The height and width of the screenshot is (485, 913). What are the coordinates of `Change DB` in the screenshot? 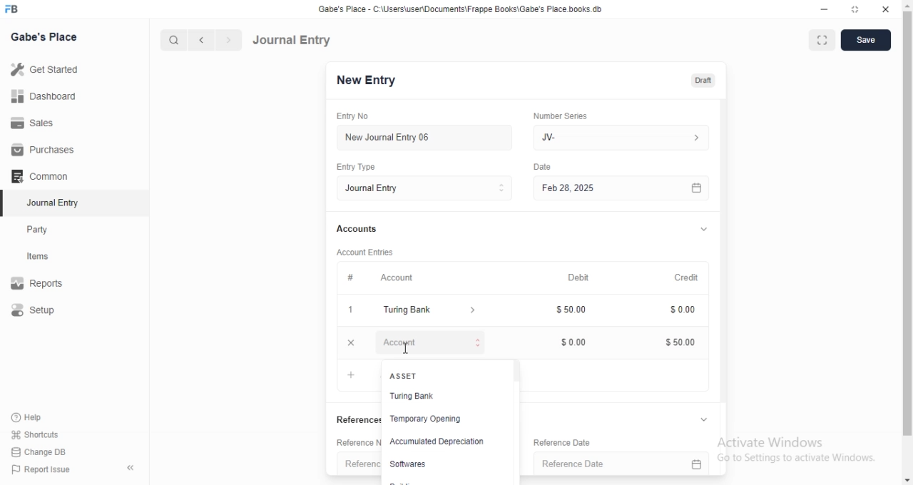 It's located at (43, 451).